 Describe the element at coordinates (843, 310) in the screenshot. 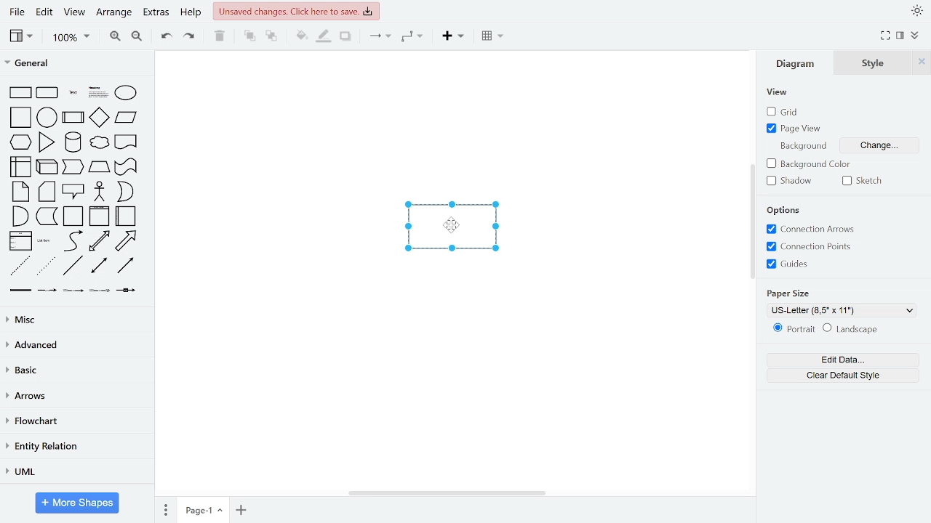

I see `US-Letter (8,5" x 11")` at that location.